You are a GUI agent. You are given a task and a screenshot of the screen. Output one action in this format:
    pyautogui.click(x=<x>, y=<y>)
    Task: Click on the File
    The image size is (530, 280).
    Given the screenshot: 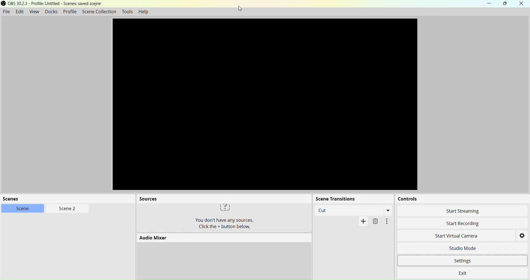 What is the action you would take?
    pyautogui.click(x=7, y=11)
    